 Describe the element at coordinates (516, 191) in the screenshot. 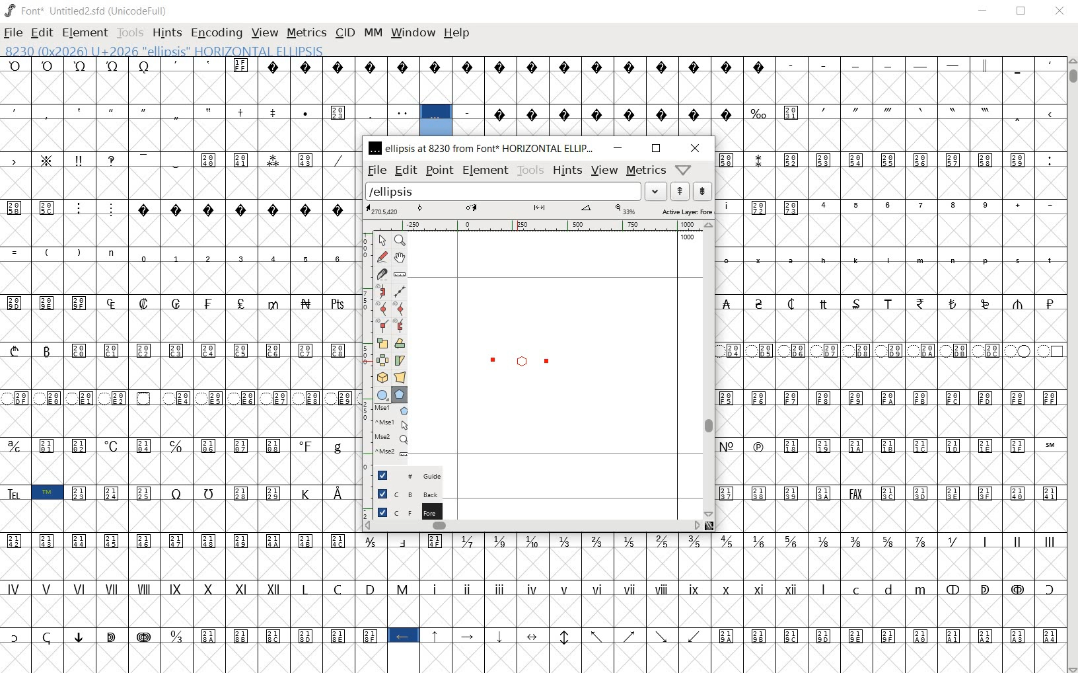

I see `load word list` at that location.